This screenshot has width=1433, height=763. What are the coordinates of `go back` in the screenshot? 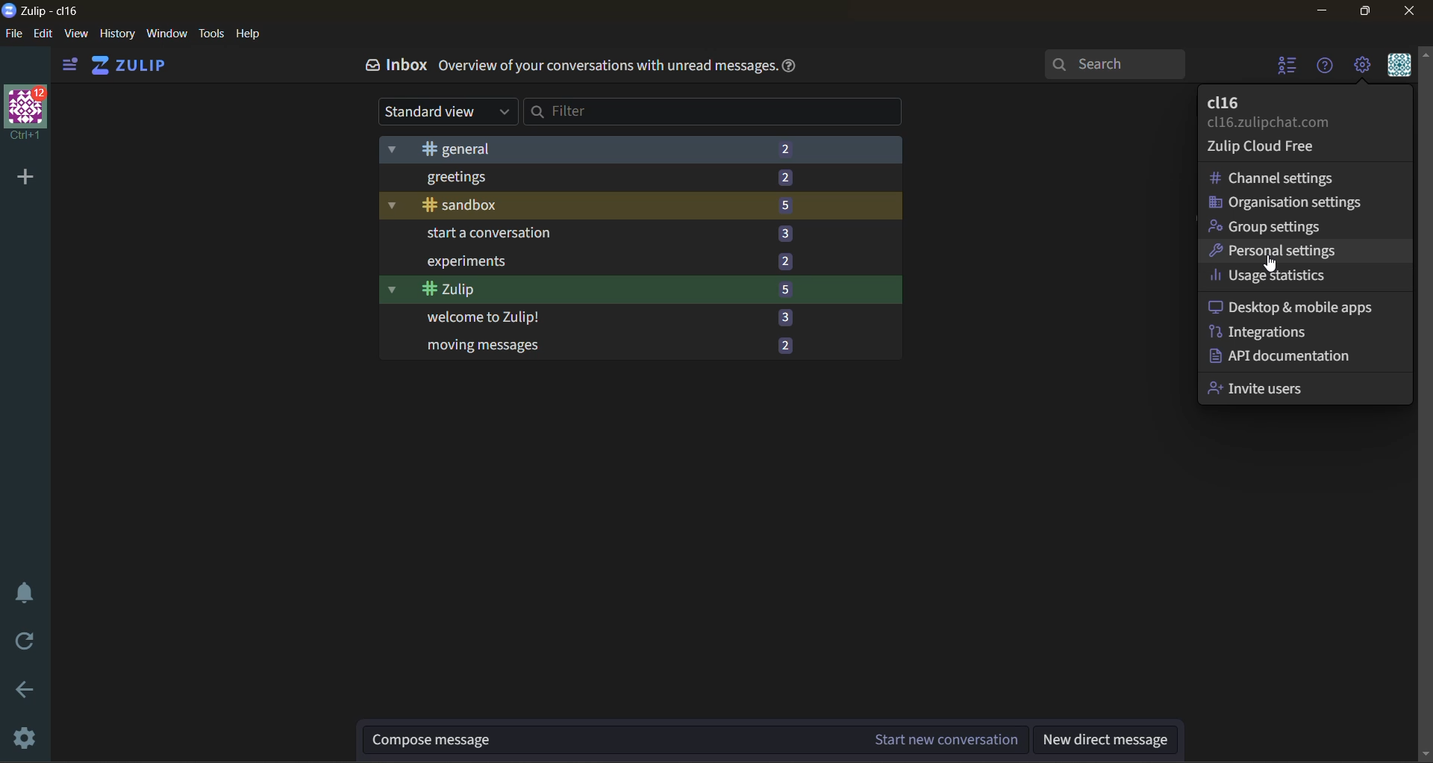 It's located at (29, 691).